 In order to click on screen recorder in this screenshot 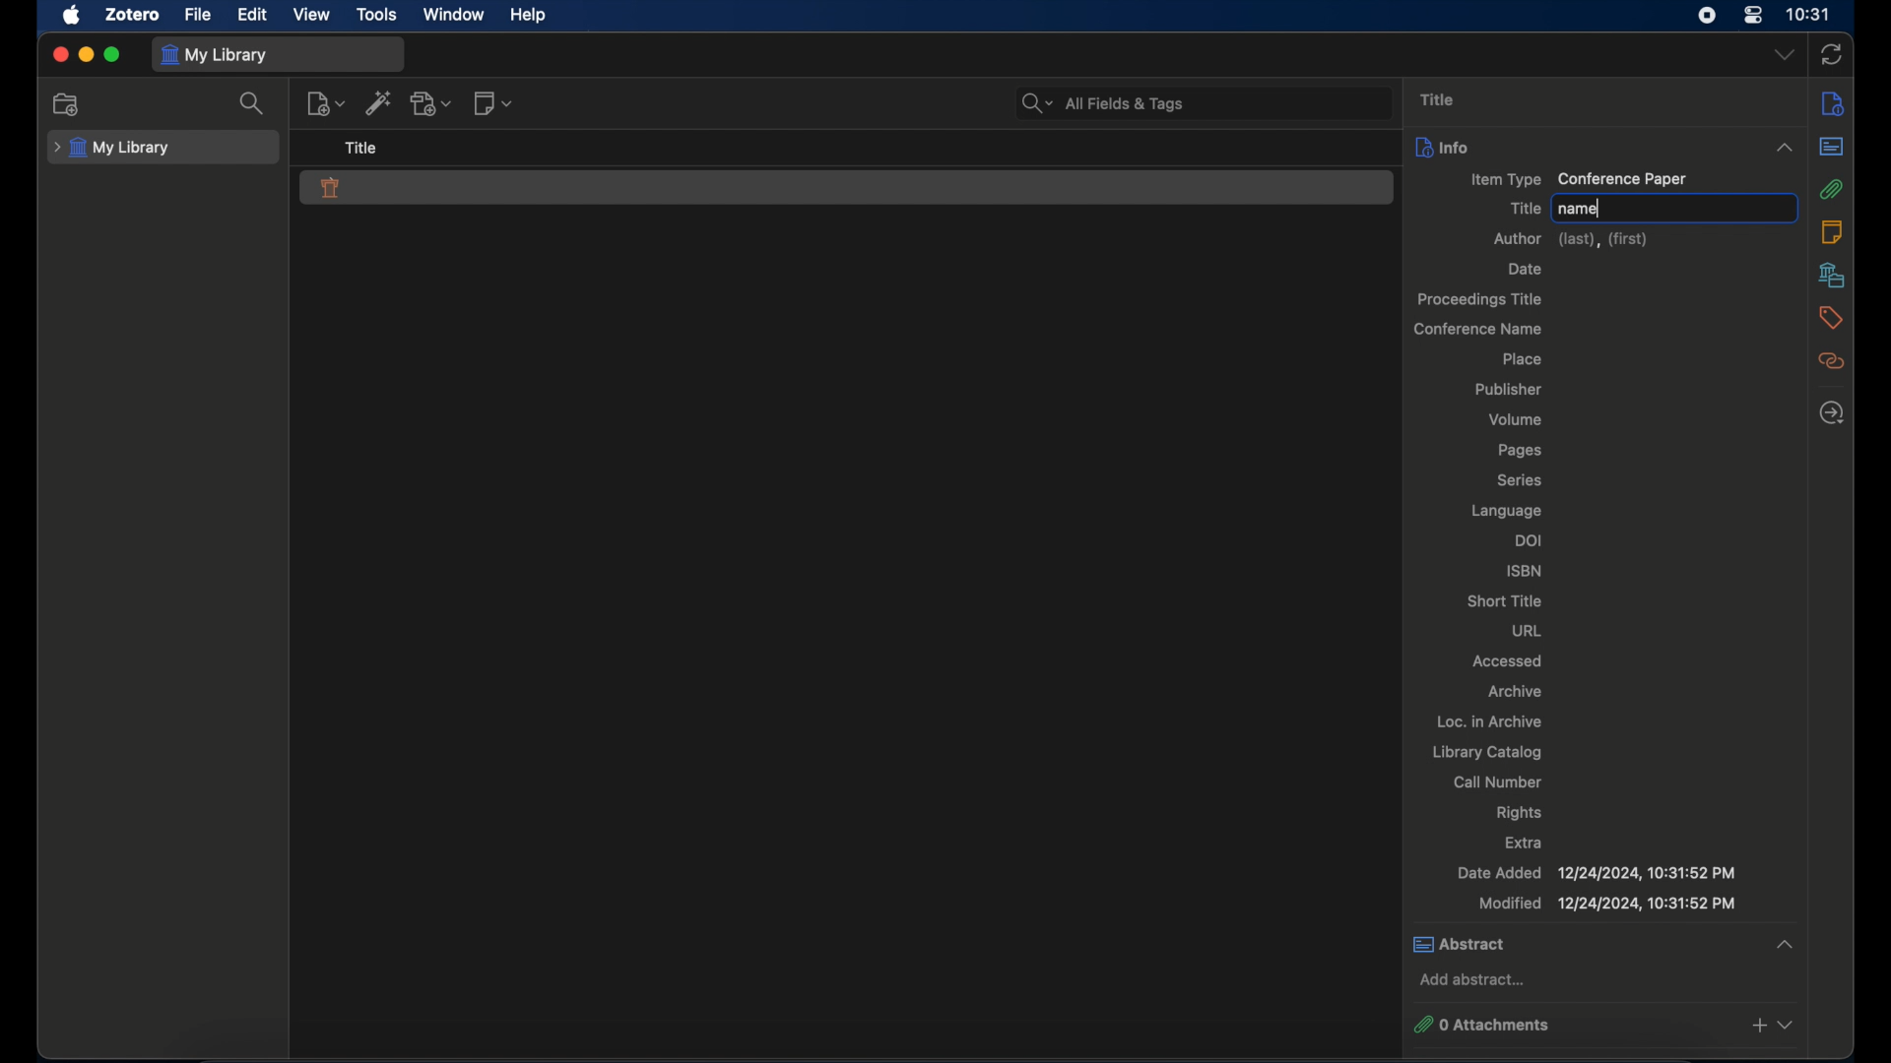, I will do `click(1707, 16)`.